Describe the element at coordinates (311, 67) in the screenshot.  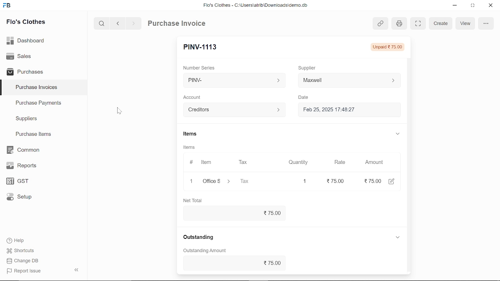
I see `Supplier` at that location.